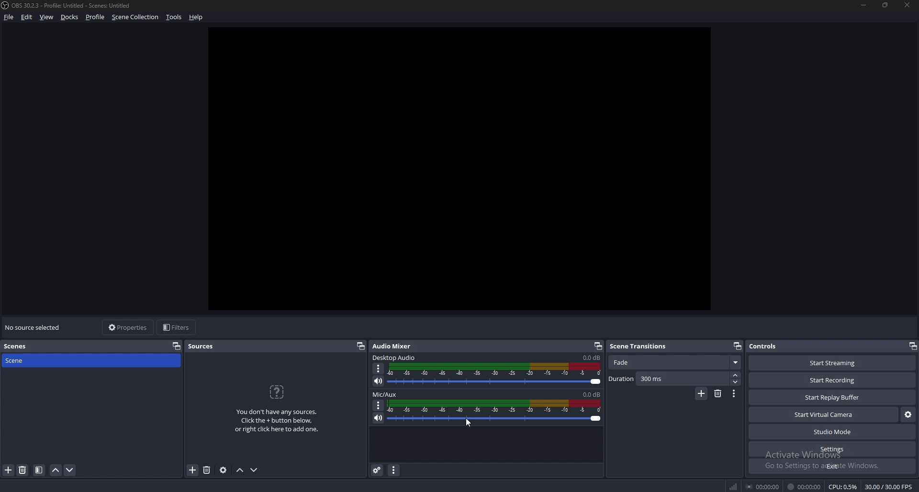 This screenshot has height=492, width=919. I want to click on view, so click(47, 17).